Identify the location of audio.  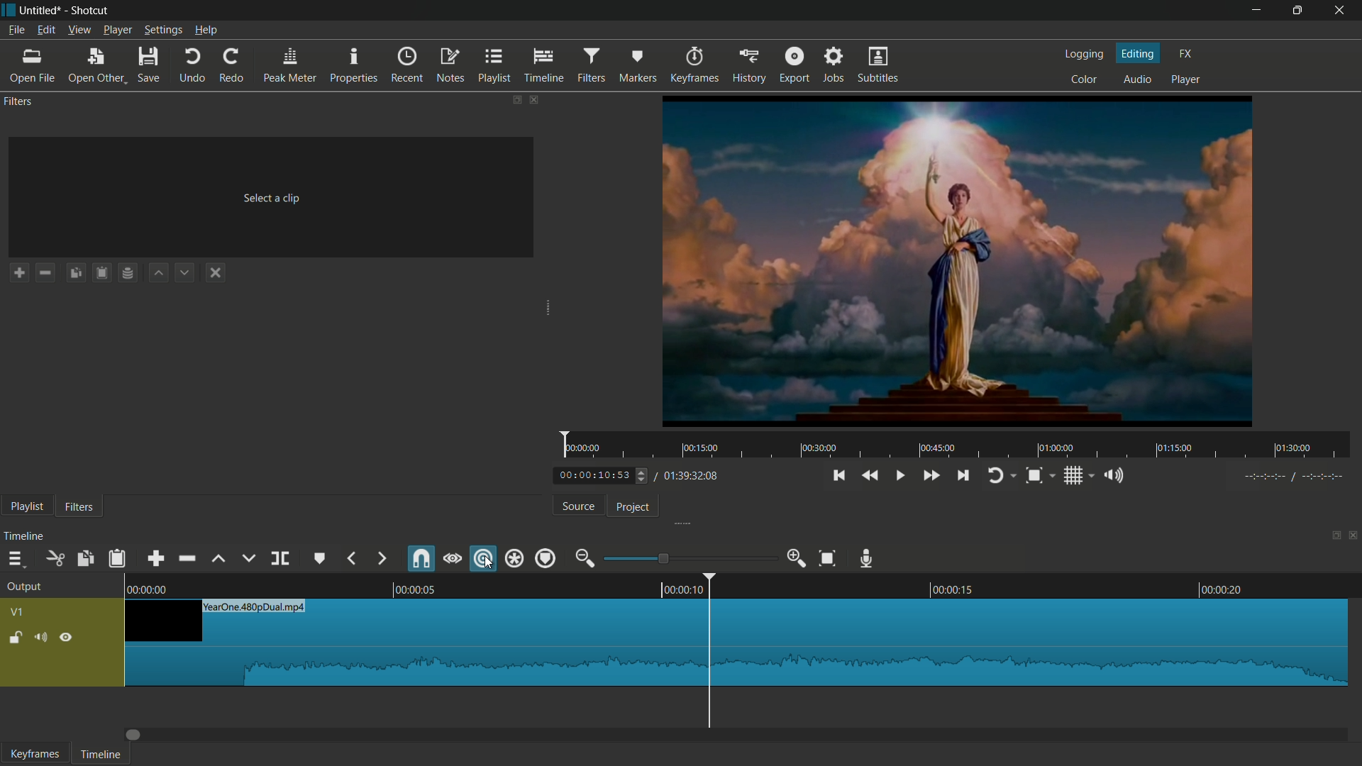
(1136, 78).